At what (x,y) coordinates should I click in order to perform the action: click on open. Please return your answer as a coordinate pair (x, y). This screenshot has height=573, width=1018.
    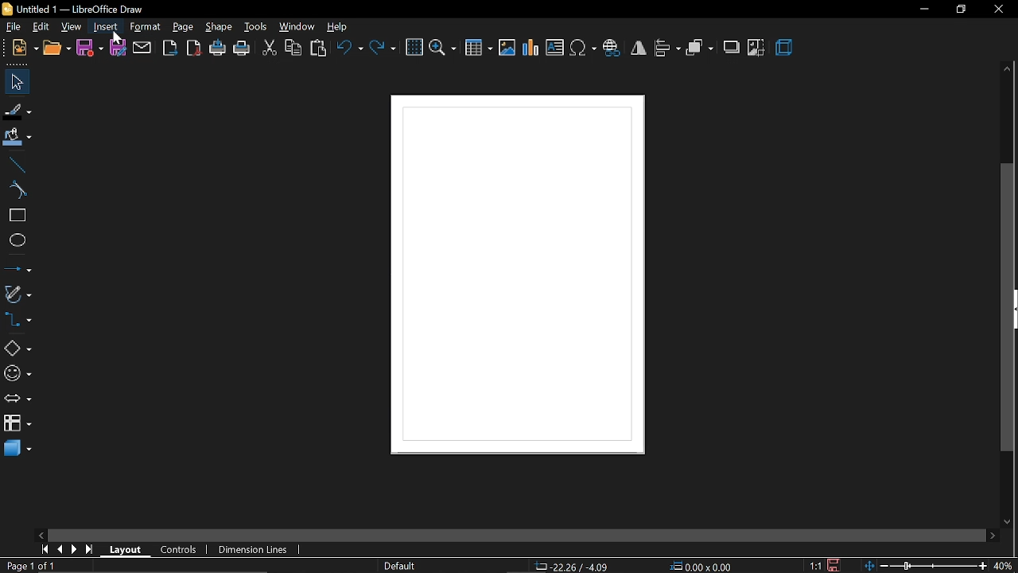
    Looking at the image, I should click on (56, 48).